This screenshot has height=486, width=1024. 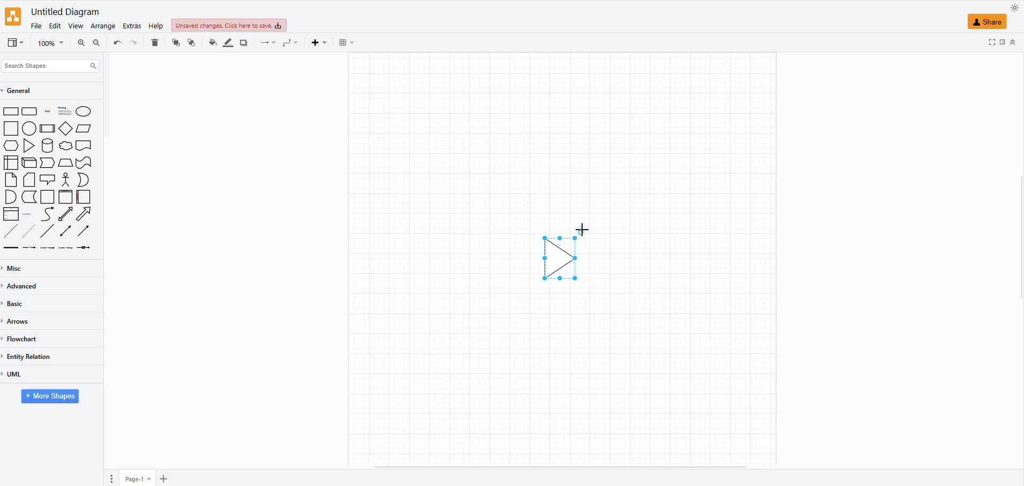 What do you see at coordinates (345, 43) in the screenshot?
I see `table` at bounding box center [345, 43].